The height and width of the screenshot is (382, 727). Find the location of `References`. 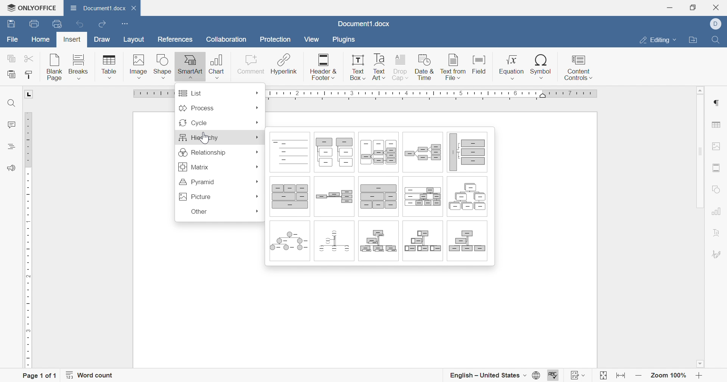

References is located at coordinates (174, 40).